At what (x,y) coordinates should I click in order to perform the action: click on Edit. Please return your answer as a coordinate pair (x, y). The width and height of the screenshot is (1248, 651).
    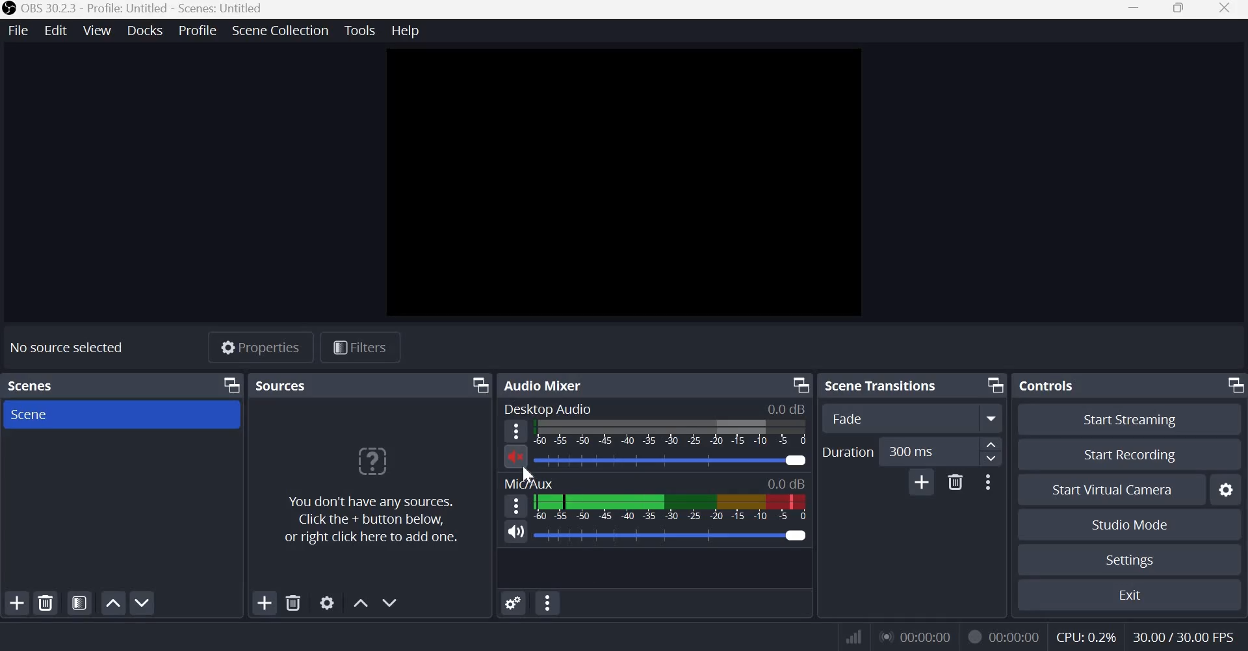
    Looking at the image, I should click on (56, 32).